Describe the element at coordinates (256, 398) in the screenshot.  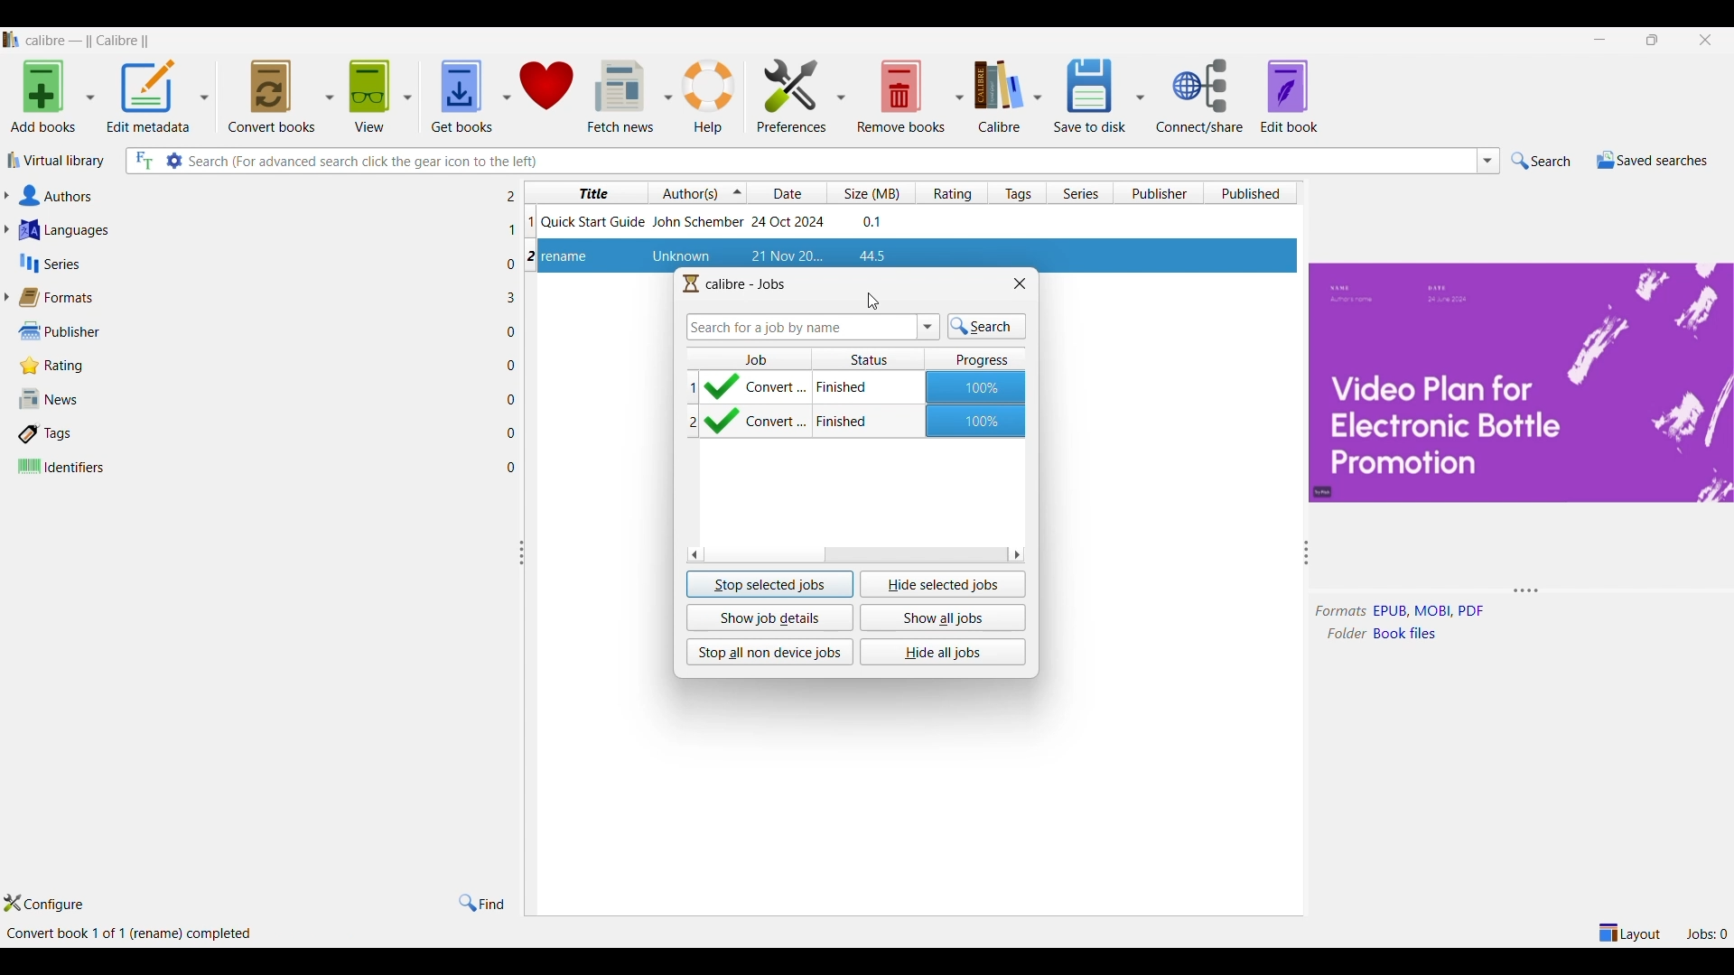
I see `News` at that location.